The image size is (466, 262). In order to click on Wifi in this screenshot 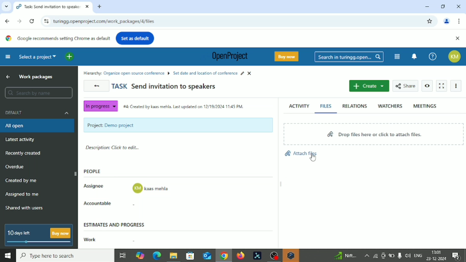, I will do `click(374, 256)`.